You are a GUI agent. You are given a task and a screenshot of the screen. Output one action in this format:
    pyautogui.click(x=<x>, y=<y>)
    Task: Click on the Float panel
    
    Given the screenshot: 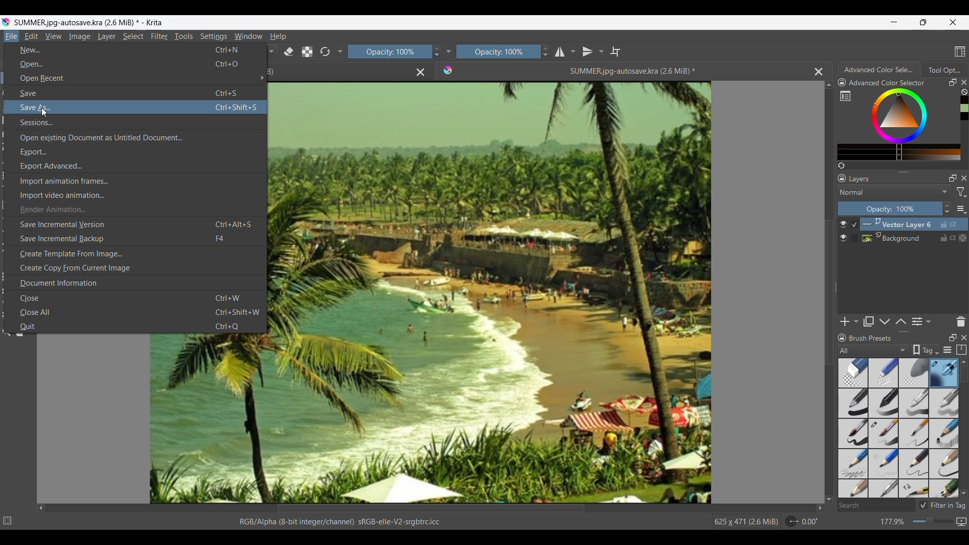 What is the action you would take?
    pyautogui.click(x=952, y=82)
    